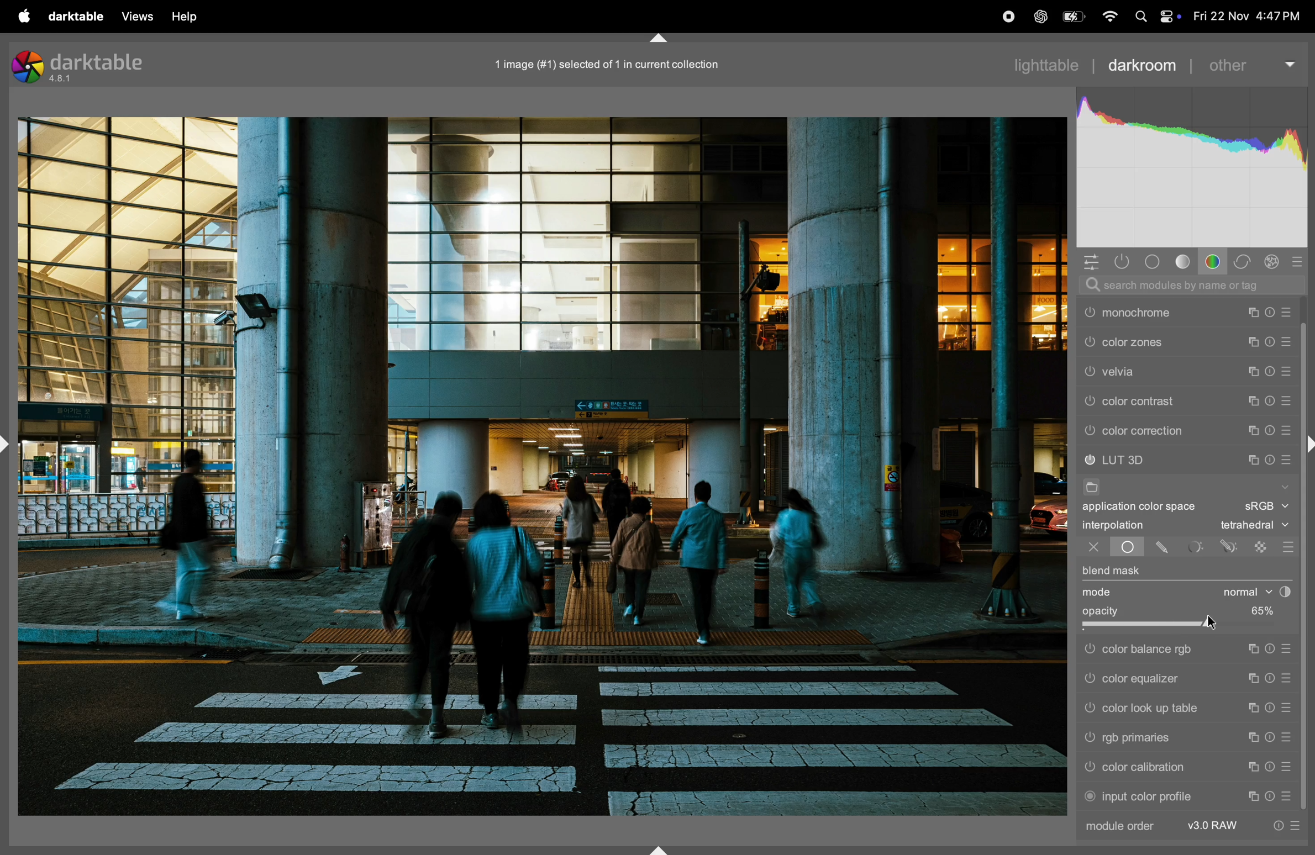 The image size is (1315, 855). Describe the element at coordinates (1255, 679) in the screenshot. I see `multiple instance actions` at that location.